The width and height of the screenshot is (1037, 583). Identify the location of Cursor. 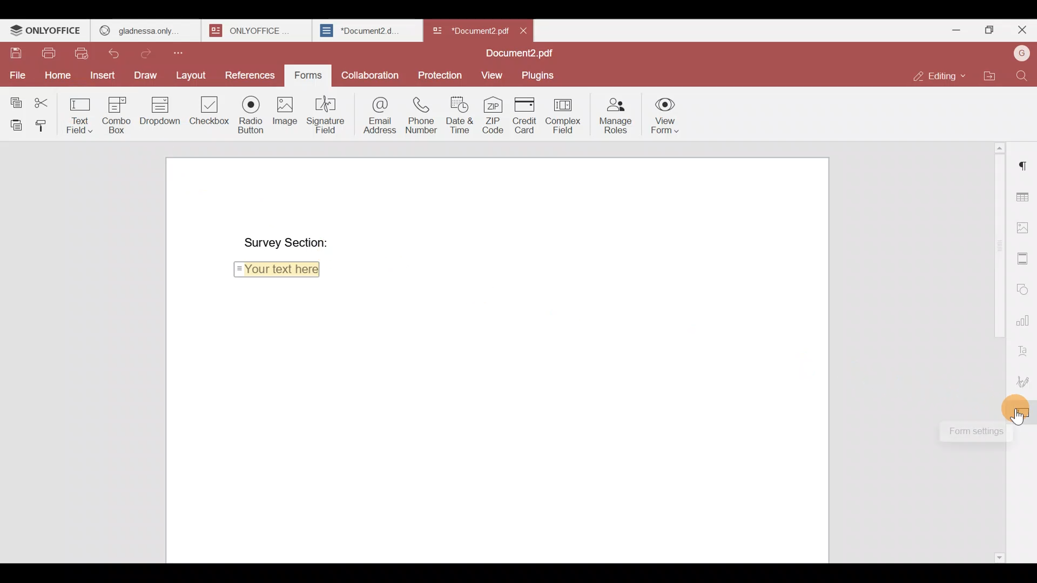
(1022, 418).